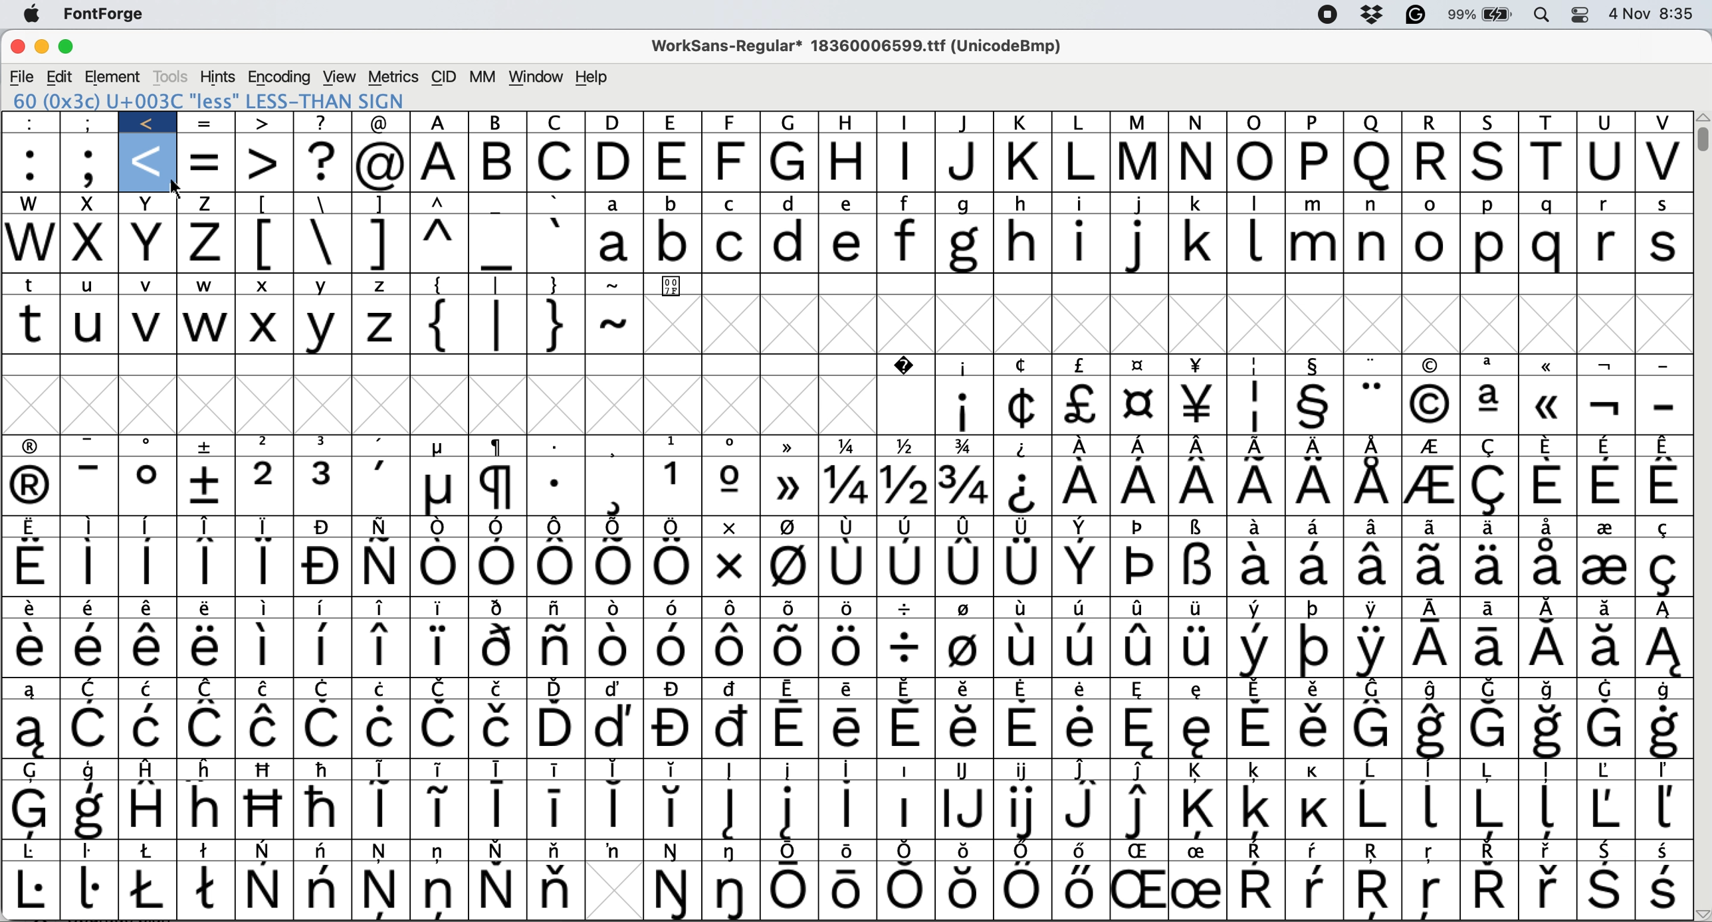 The width and height of the screenshot is (1712, 922). I want to click on Symbol, so click(500, 565).